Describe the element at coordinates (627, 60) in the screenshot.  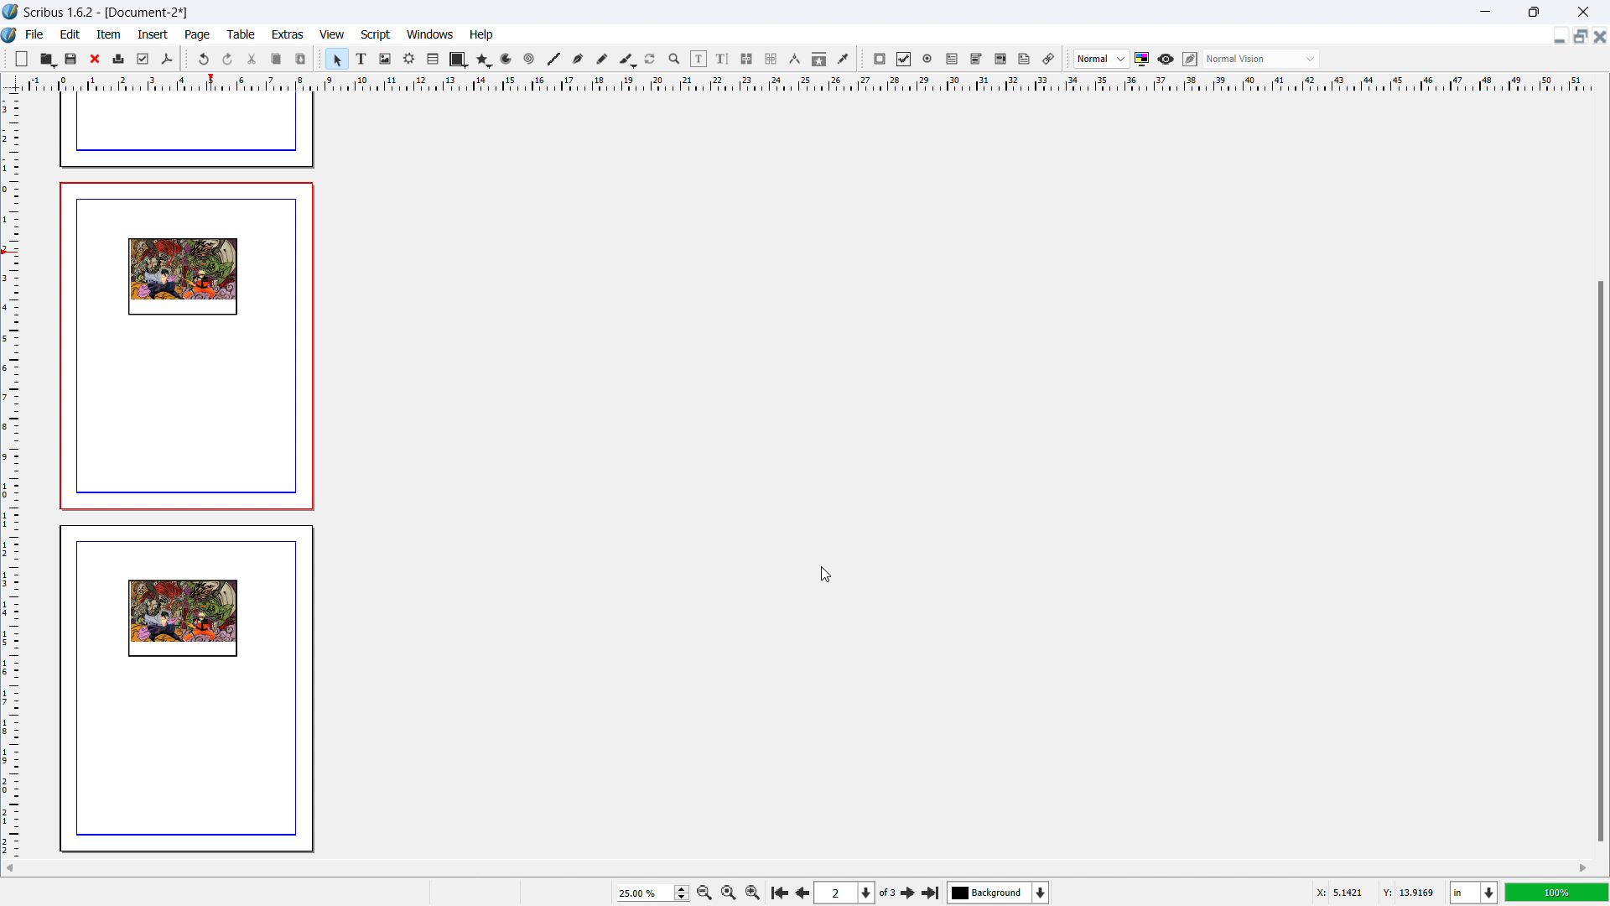
I see `caligraphic line` at that location.